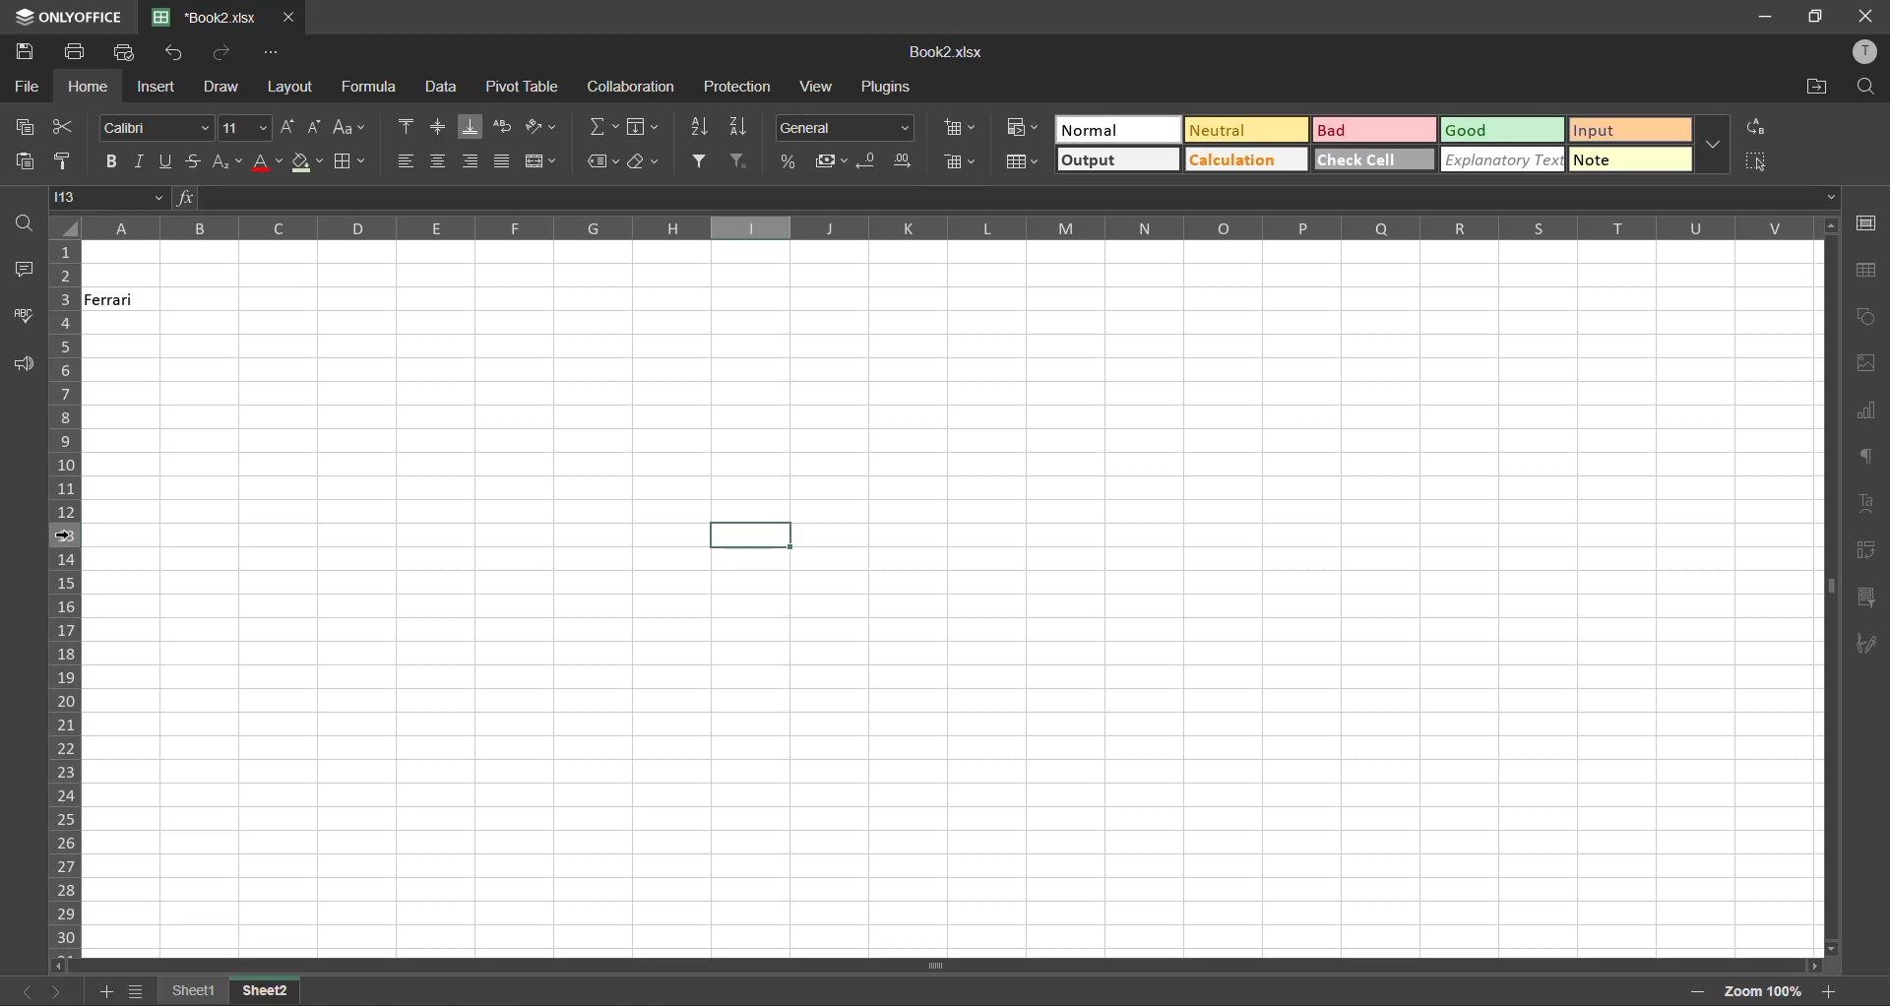 Image resolution: width=1890 pixels, height=1006 pixels. I want to click on format as table, so click(1023, 161).